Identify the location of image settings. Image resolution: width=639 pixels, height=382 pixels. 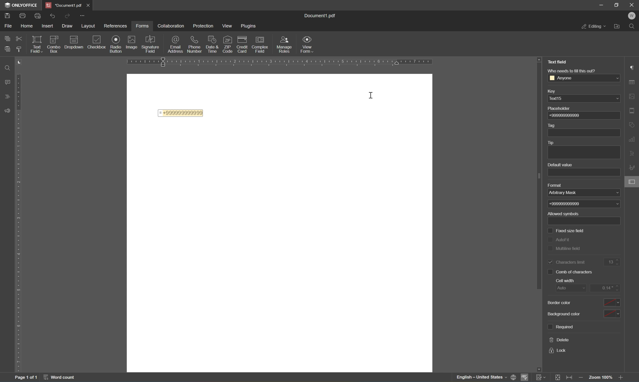
(632, 95).